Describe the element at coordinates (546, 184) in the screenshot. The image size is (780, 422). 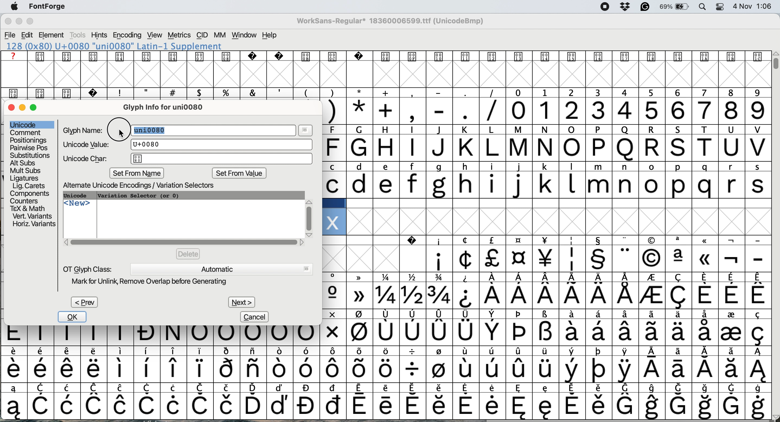
I see `lower case letters a to s` at that location.